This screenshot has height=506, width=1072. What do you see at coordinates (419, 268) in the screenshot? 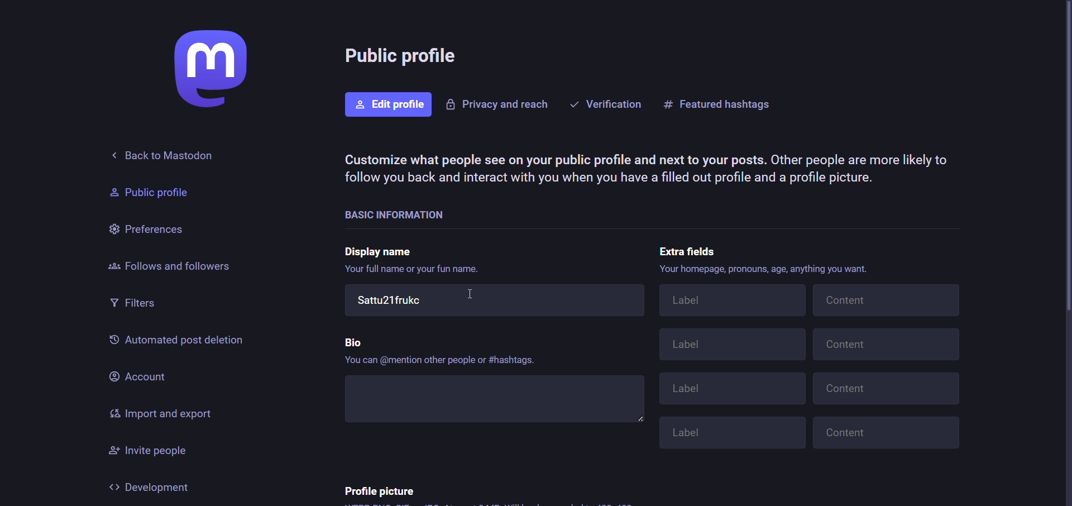
I see `Your full name or your fun name.` at bounding box center [419, 268].